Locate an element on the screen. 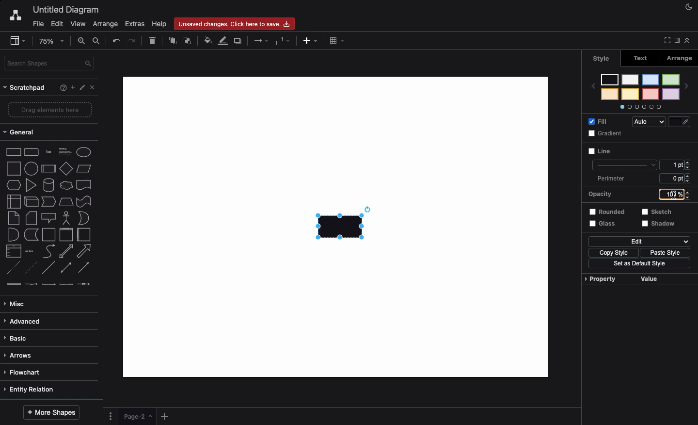 Image resolution: width=698 pixels, height=425 pixels. line is located at coordinates (48, 268).